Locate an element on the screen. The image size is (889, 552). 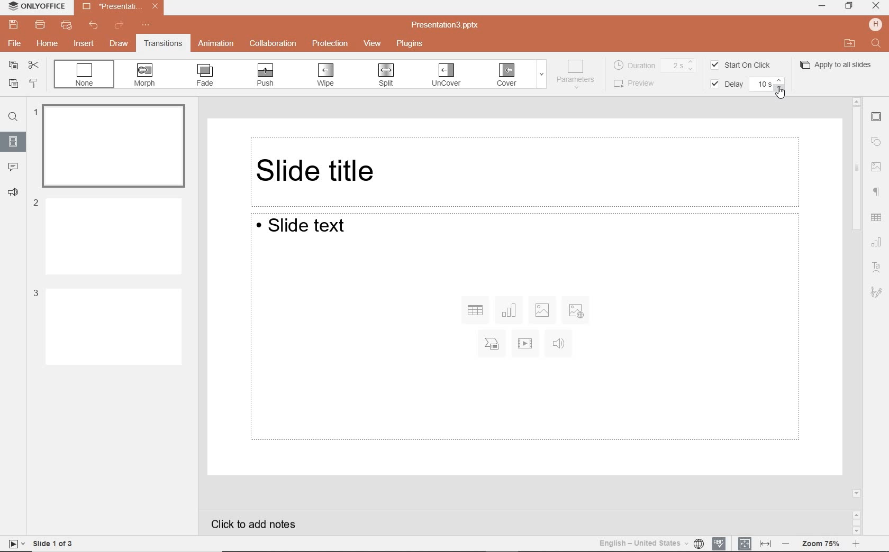
file is located at coordinates (14, 43).